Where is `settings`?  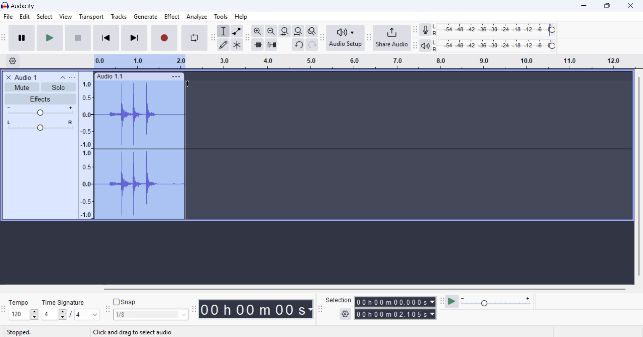
settings is located at coordinates (346, 314).